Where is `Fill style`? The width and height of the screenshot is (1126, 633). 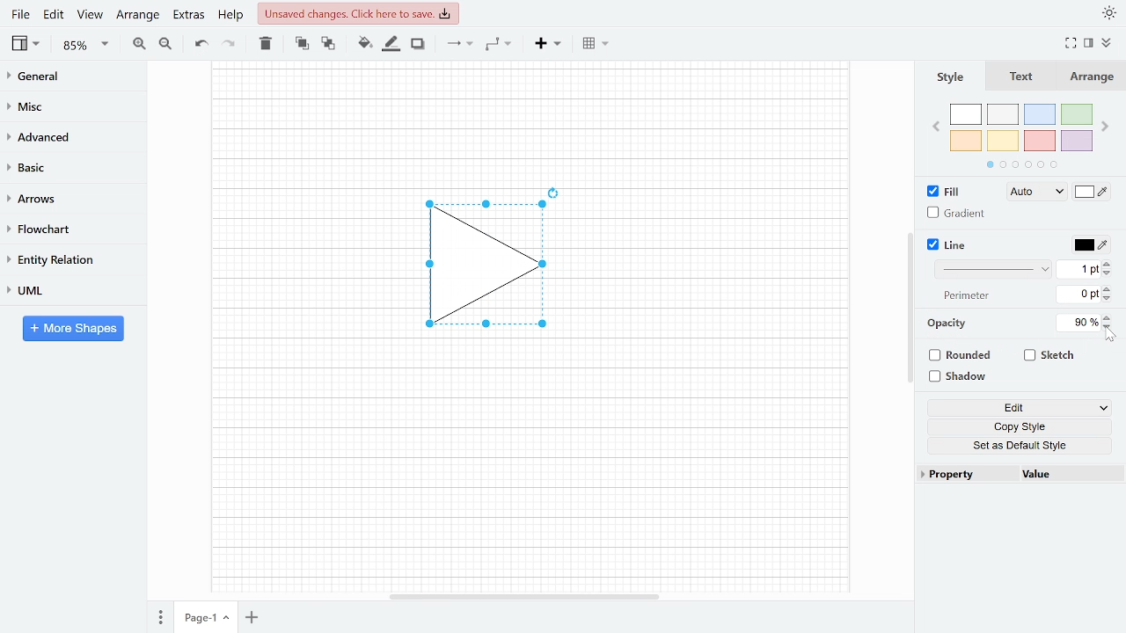 Fill style is located at coordinates (1033, 193).